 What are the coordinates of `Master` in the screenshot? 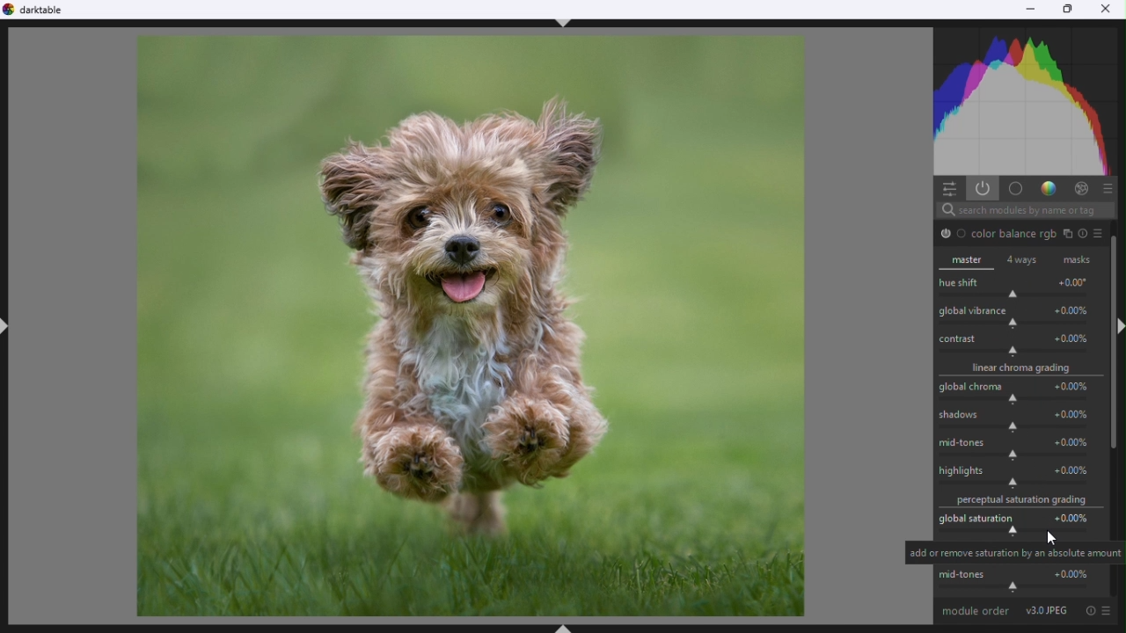 It's located at (968, 262).